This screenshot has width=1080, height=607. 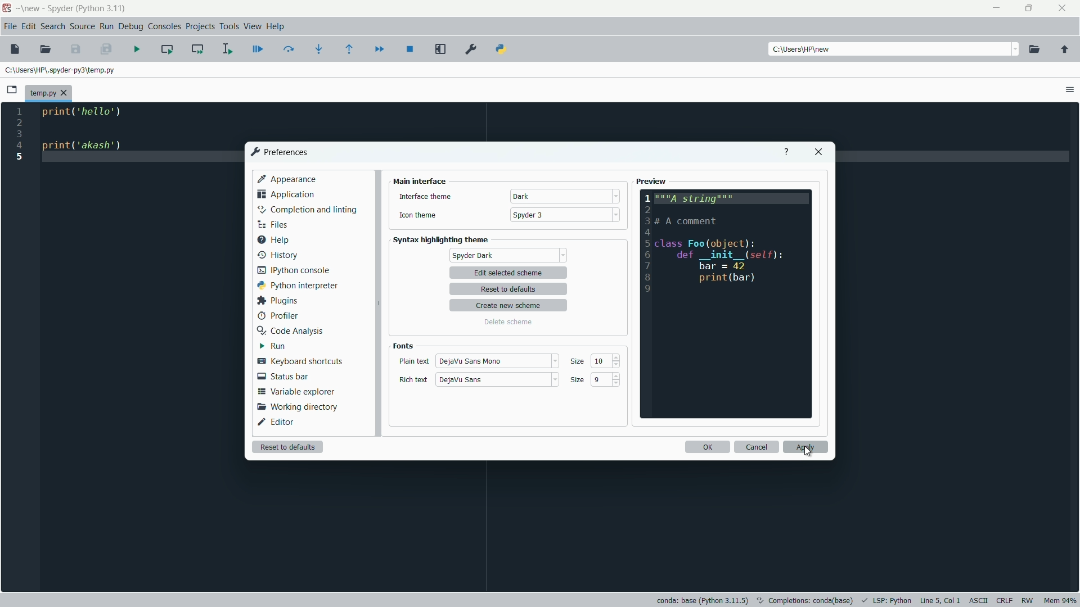 What do you see at coordinates (940, 600) in the screenshot?
I see `cursor position` at bounding box center [940, 600].